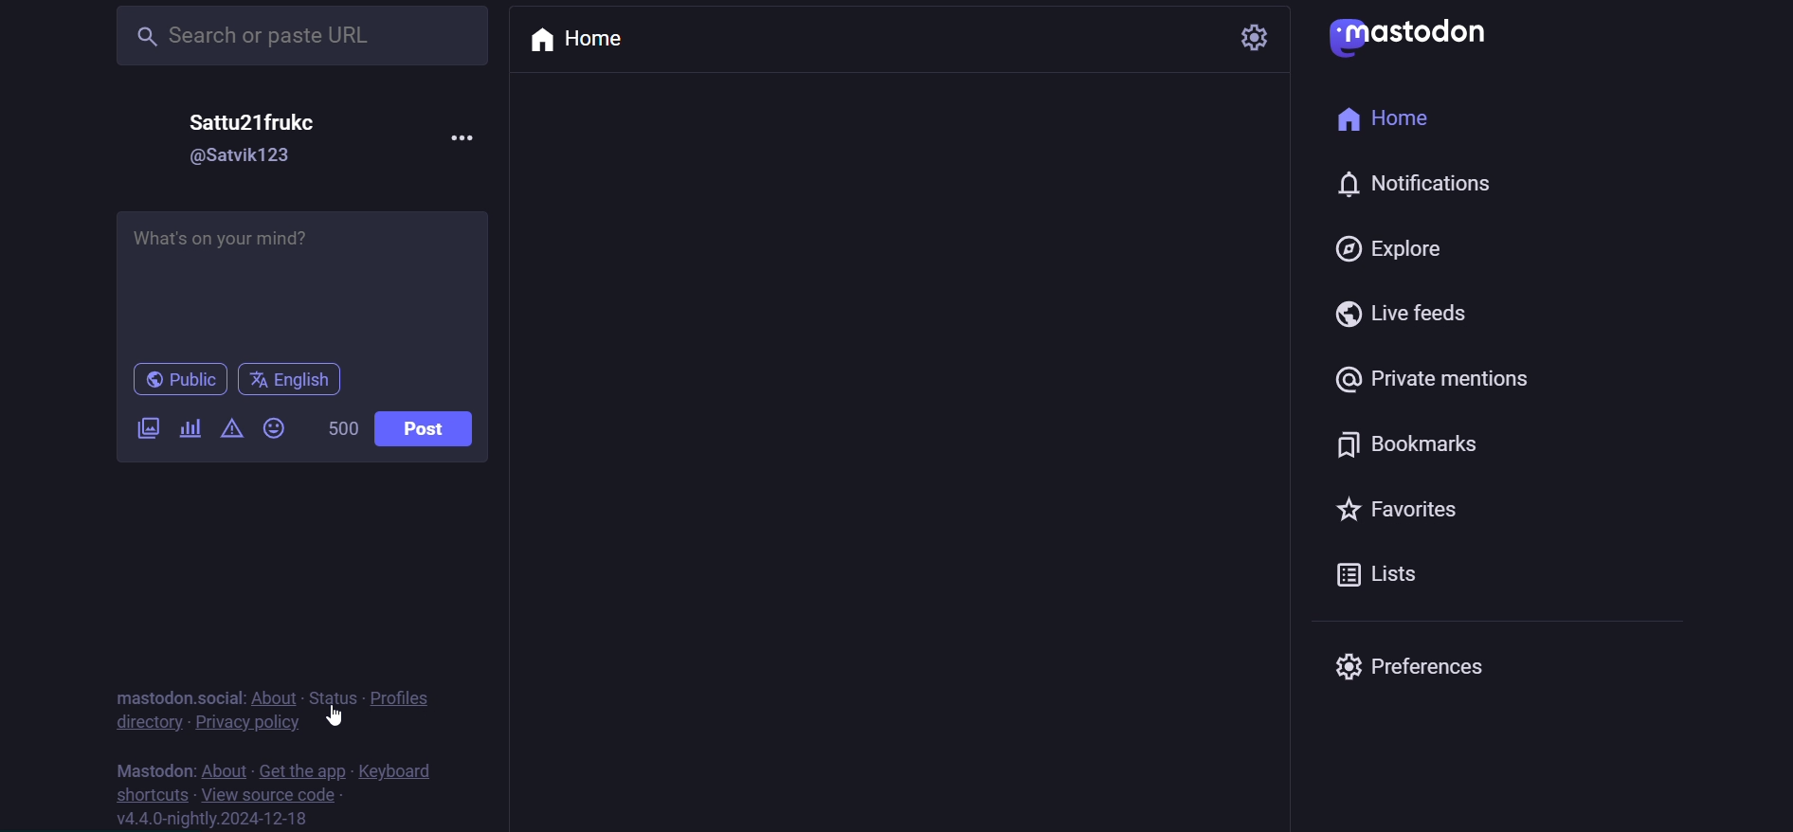 The image size is (1793, 832). Describe the element at coordinates (154, 769) in the screenshot. I see `mastodon` at that location.